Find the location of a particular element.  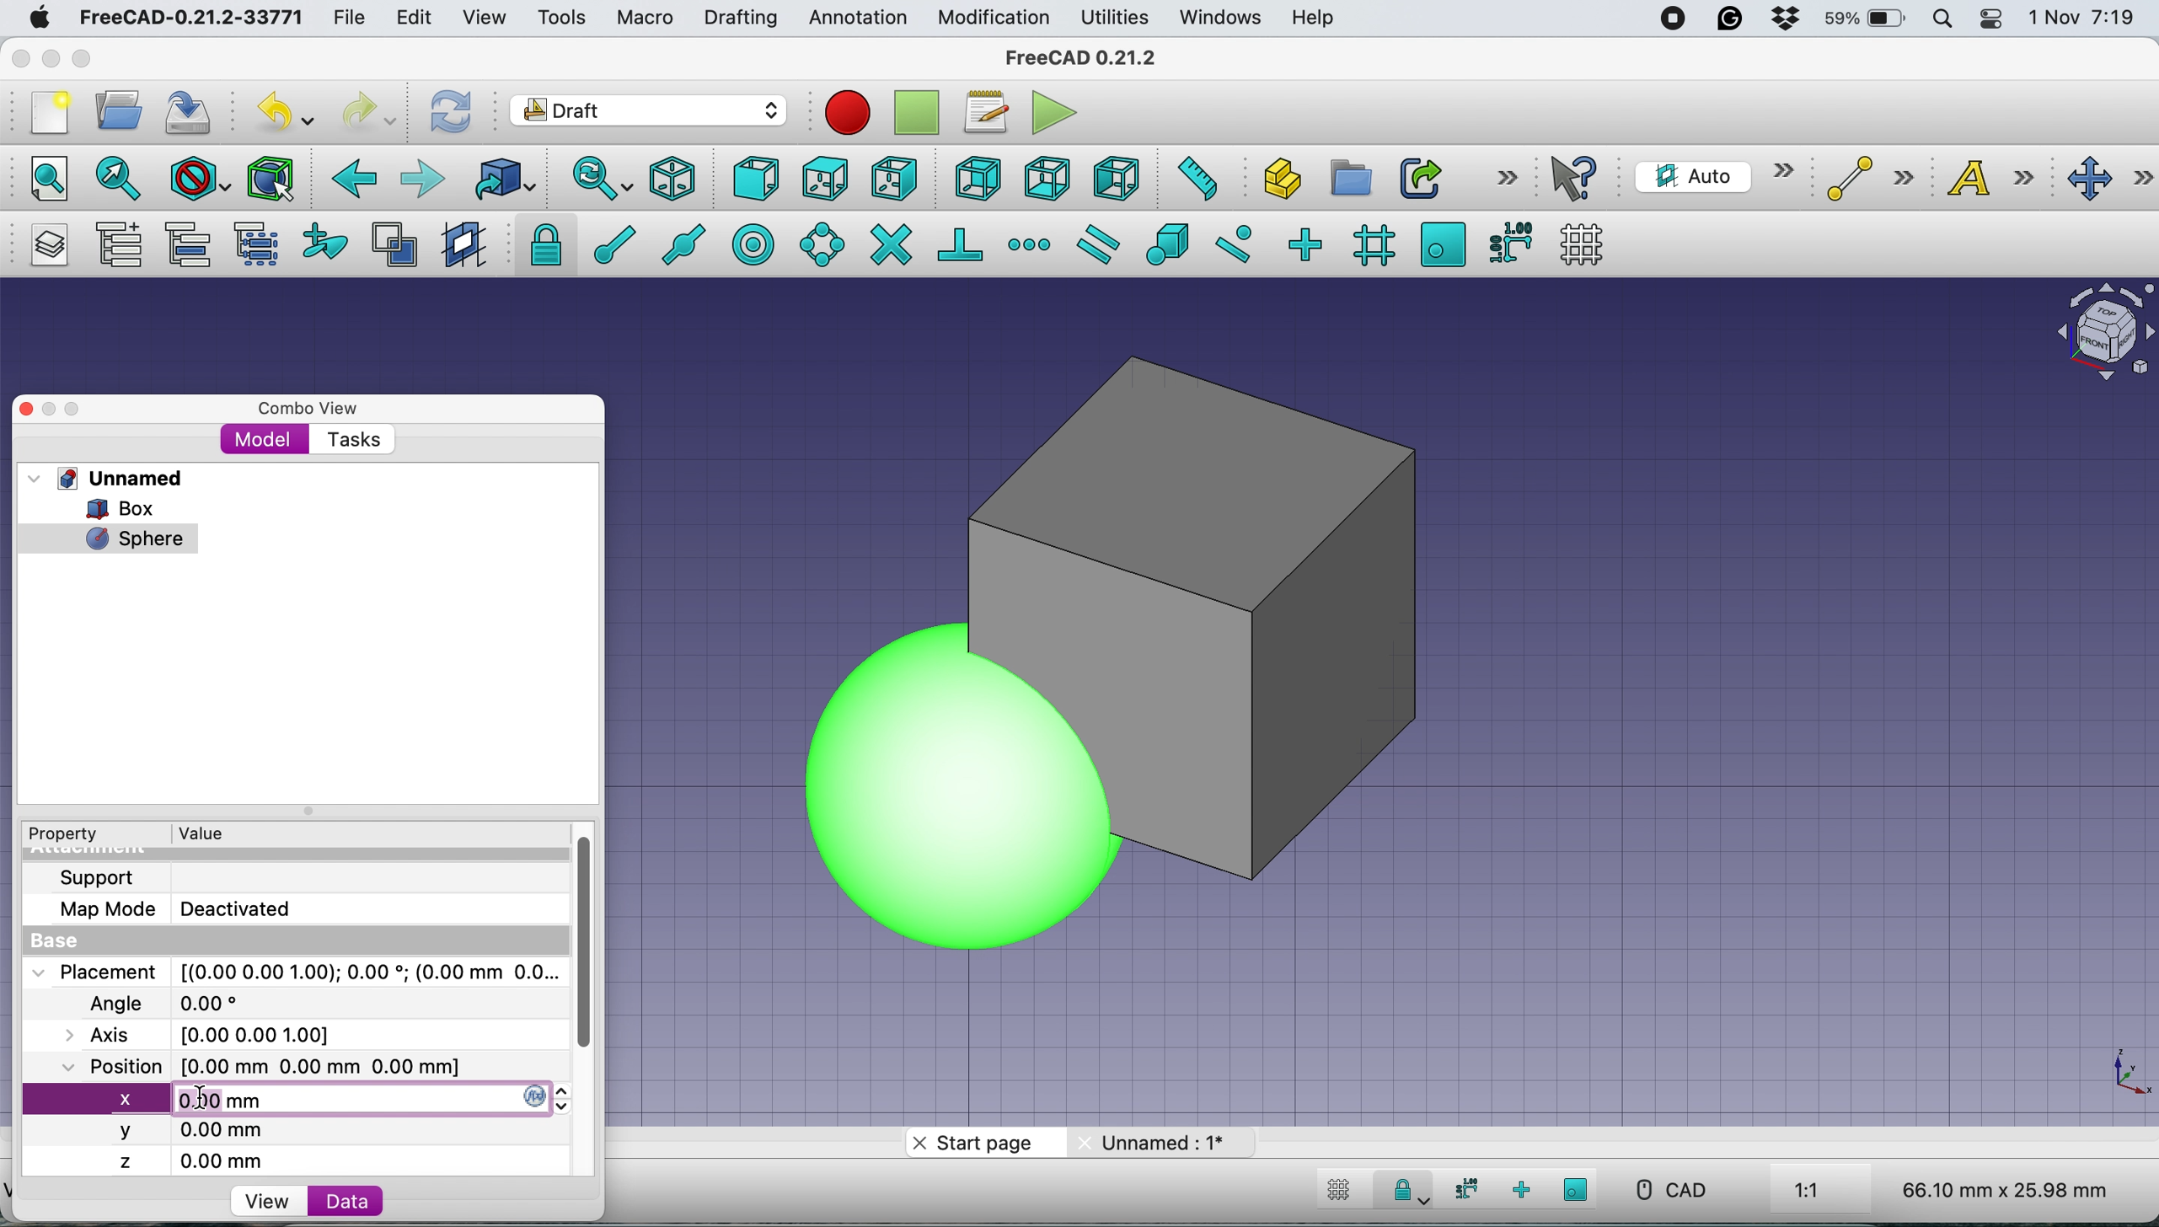

maximise is located at coordinates (88, 62).